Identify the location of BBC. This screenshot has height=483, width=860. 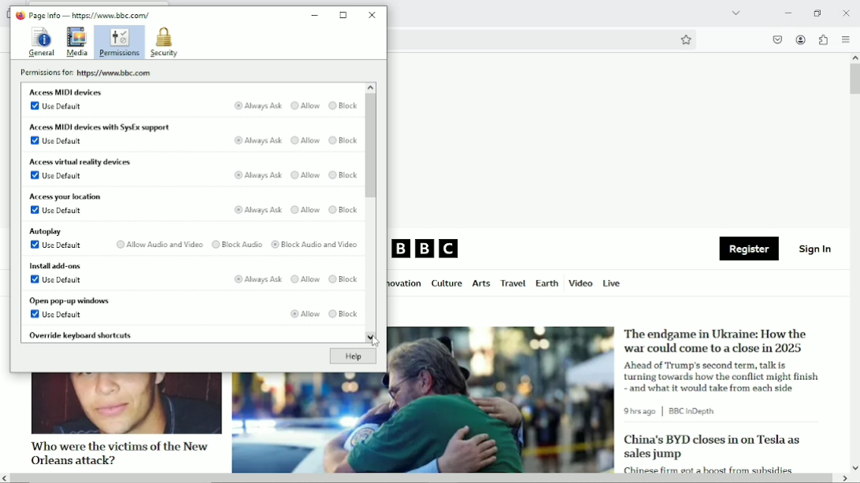
(426, 249).